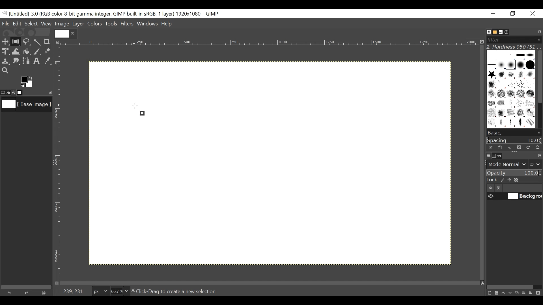  I want to click on Layer, so click(78, 23).